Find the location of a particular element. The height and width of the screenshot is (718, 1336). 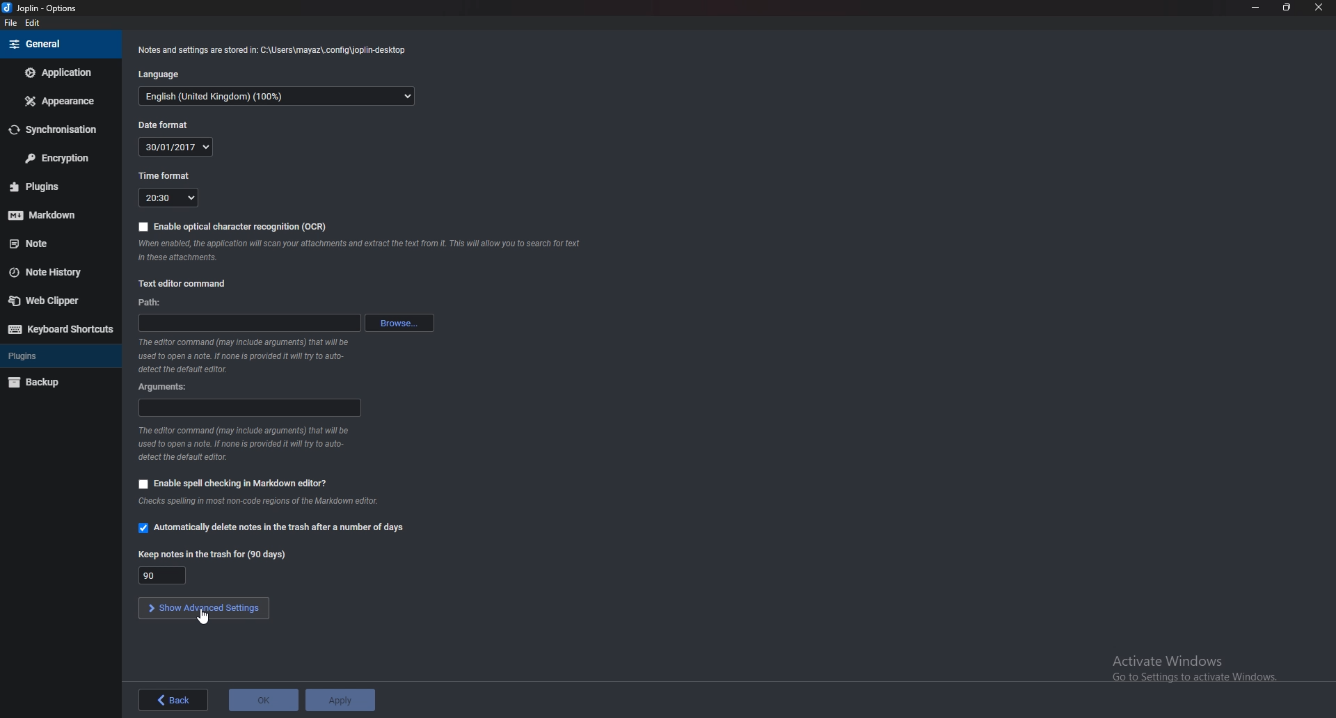

Info is located at coordinates (374, 250).